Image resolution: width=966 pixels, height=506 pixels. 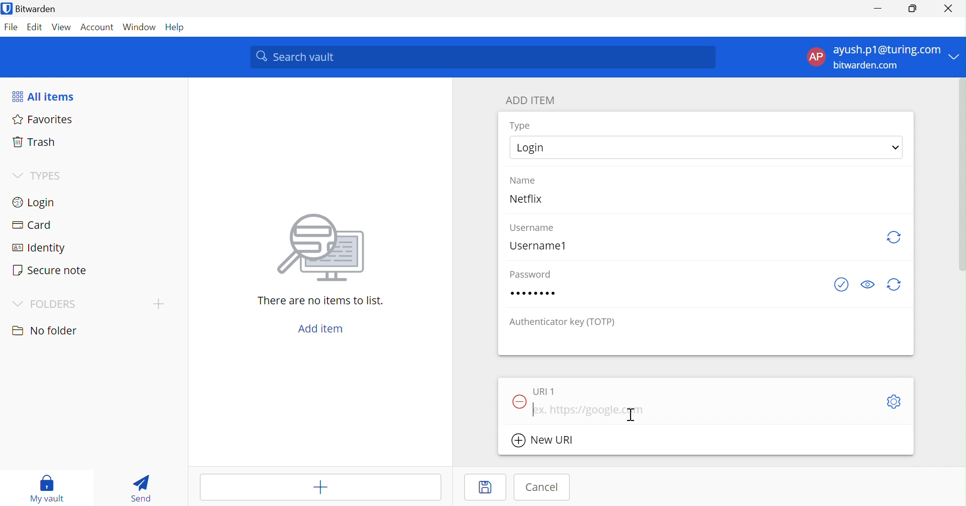 What do you see at coordinates (525, 198) in the screenshot?
I see `Netflix` at bounding box center [525, 198].